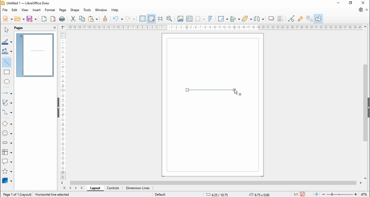 The width and height of the screenshot is (370, 197). I want to click on controls, so click(113, 188).